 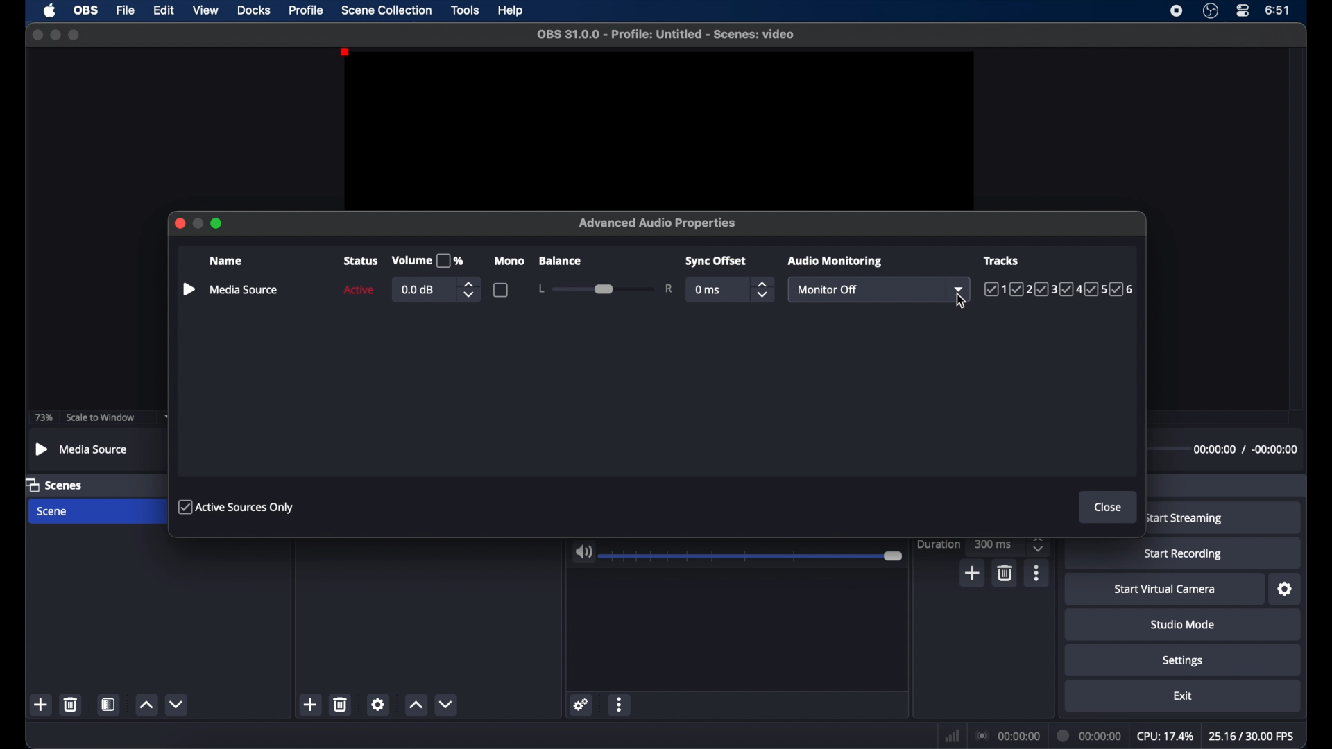 I want to click on obs, so click(x=87, y=11).